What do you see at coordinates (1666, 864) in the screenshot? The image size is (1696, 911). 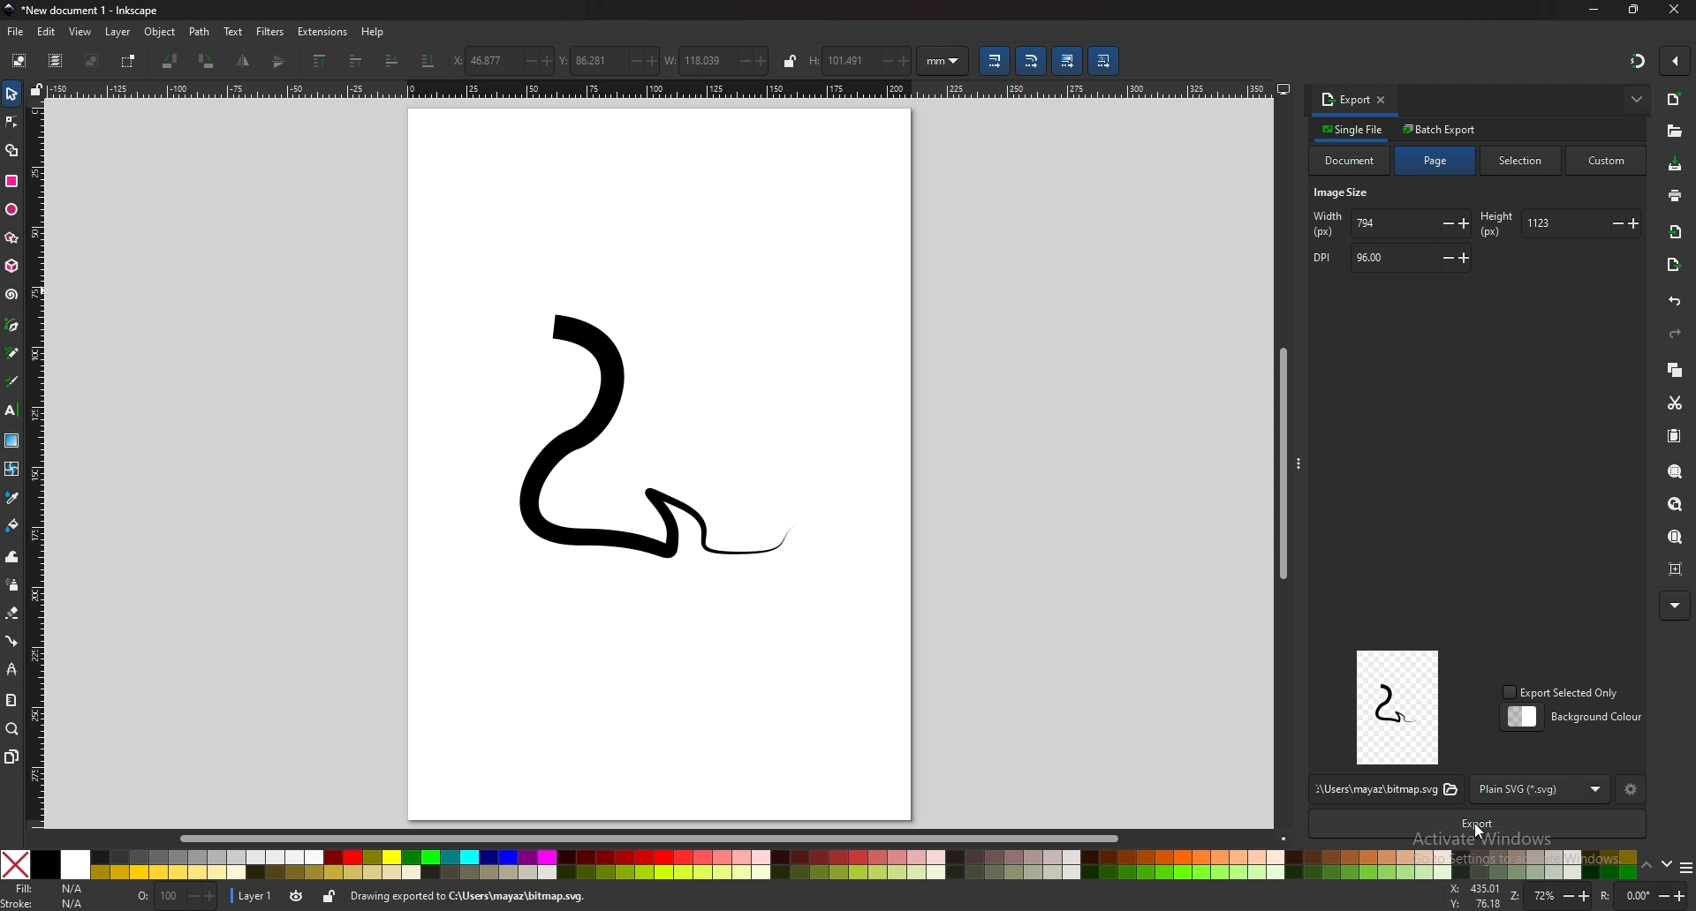 I see `down` at bounding box center [1666, 864].